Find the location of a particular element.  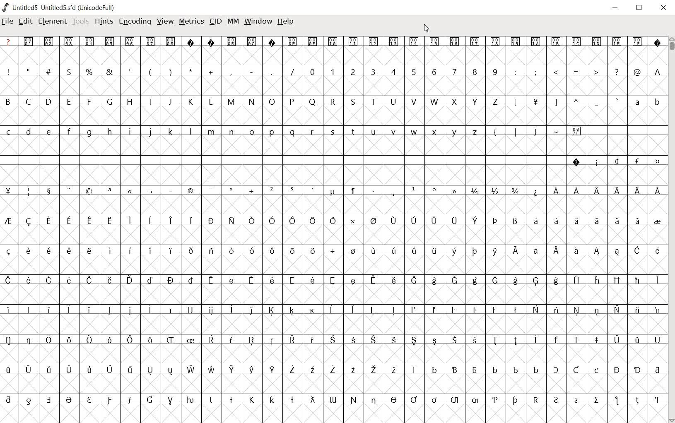

Symbol is located at coordinates (456, 42).